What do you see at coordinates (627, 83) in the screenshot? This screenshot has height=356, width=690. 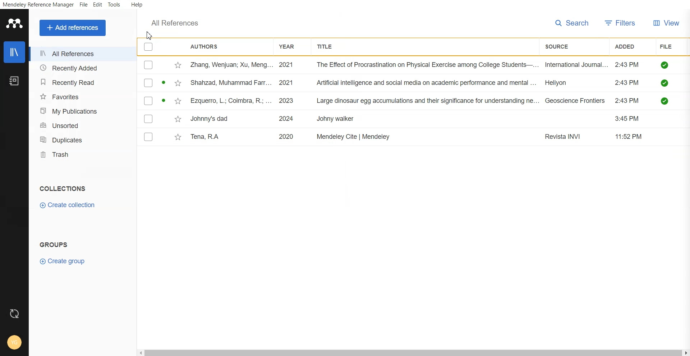 I see `2:43PM` at bounding box center [627, 83].